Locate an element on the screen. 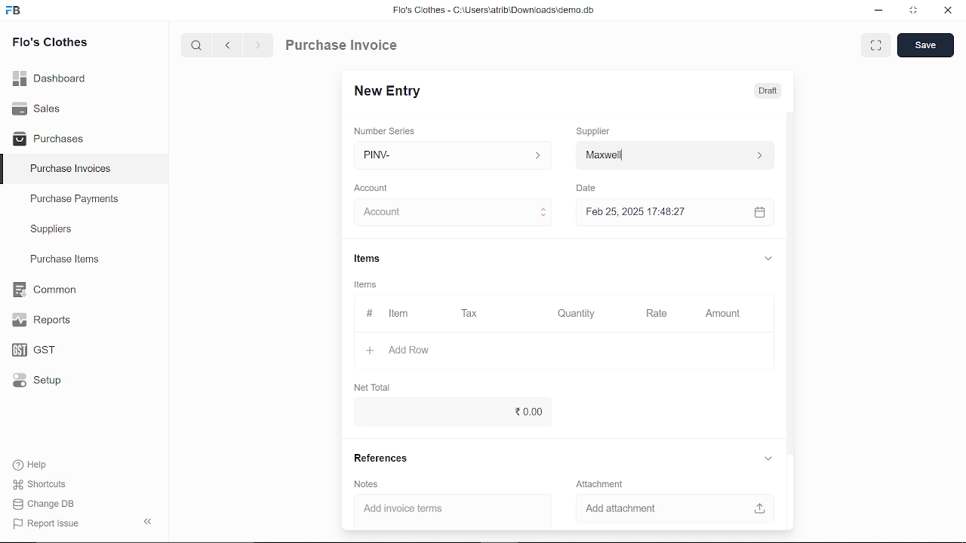  previous is located at coordinates (229, 47).